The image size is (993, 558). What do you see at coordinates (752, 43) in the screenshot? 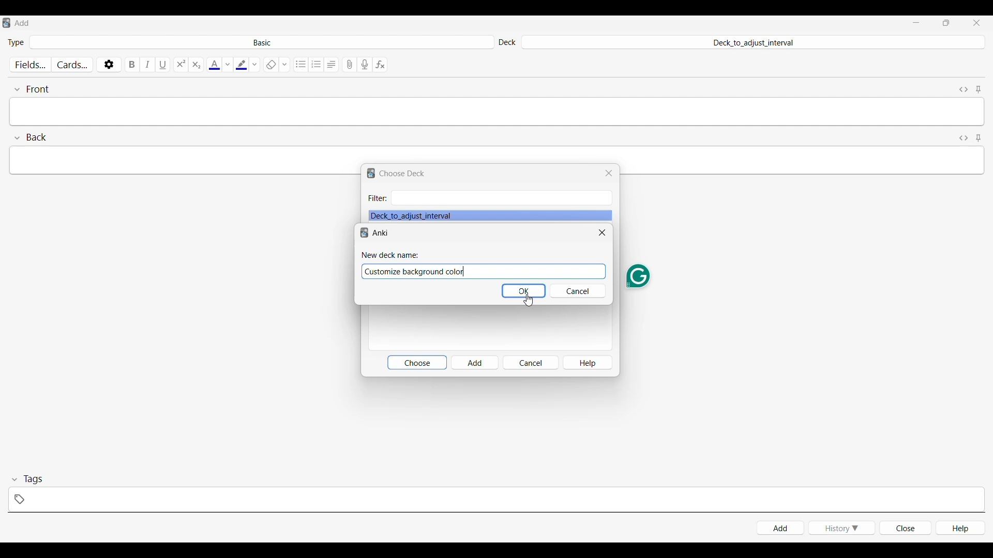
I see `Click to select deck` at bounding box center [752, 43].